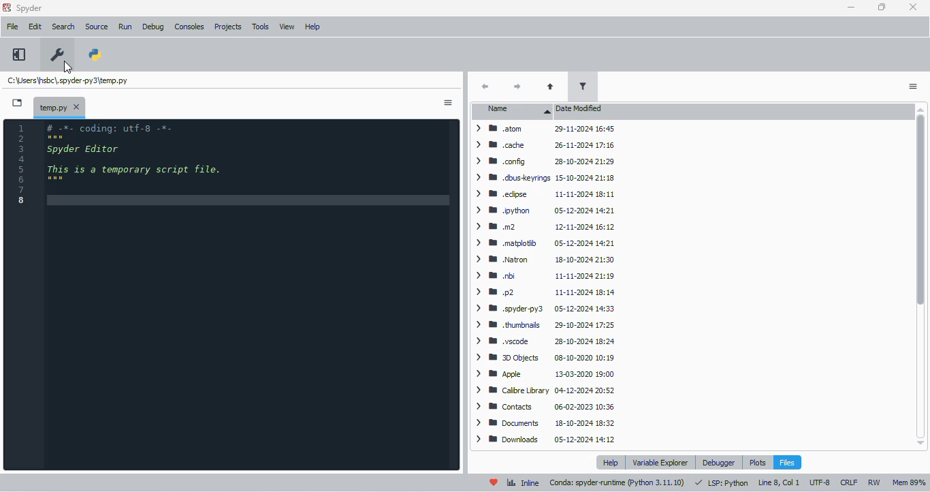  I want to click on maximize, so click(882, 7).